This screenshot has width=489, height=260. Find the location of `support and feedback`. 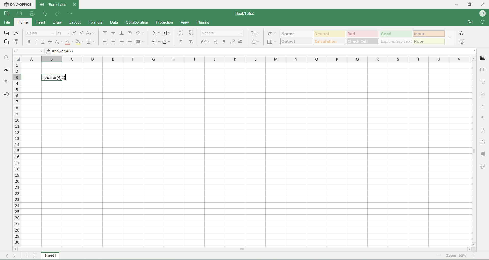

support and feedback is located at coordinates (6, 95).